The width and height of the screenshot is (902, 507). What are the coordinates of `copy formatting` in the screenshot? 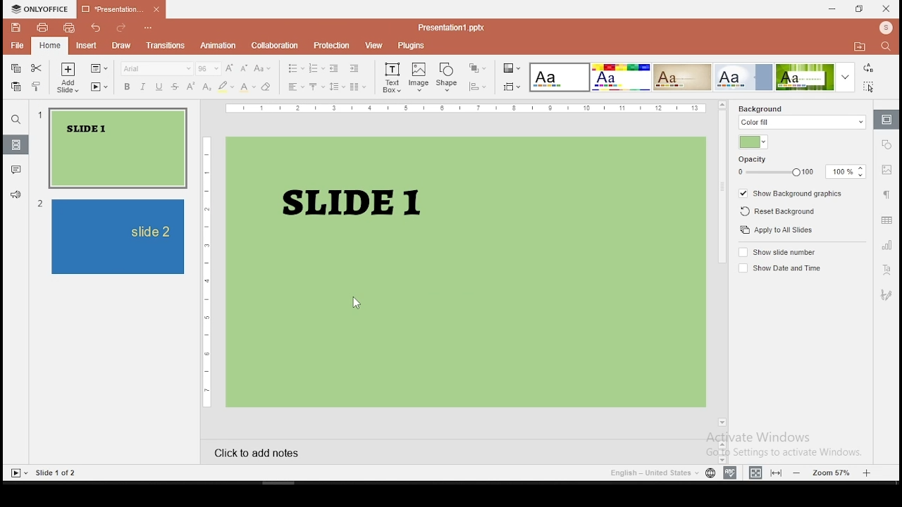 It's located at (37, 85).